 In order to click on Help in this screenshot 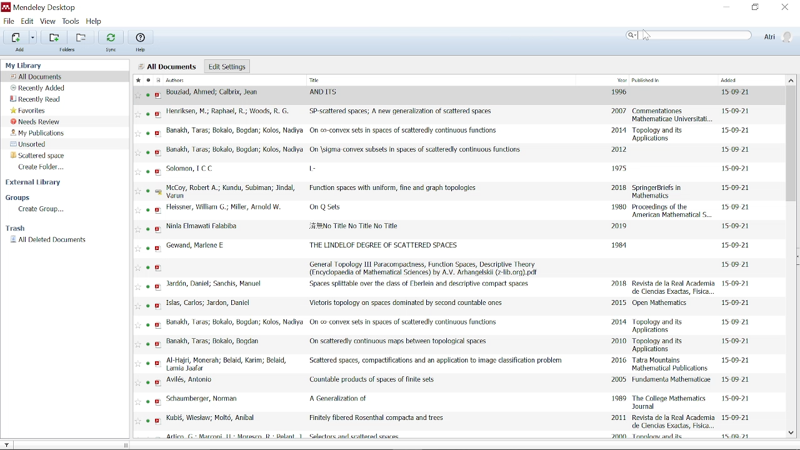, I will do `click(96, 21)`.